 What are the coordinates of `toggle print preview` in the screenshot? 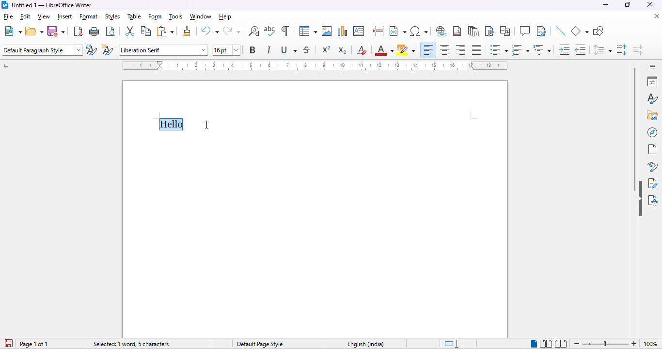 It's located at (111, 31).